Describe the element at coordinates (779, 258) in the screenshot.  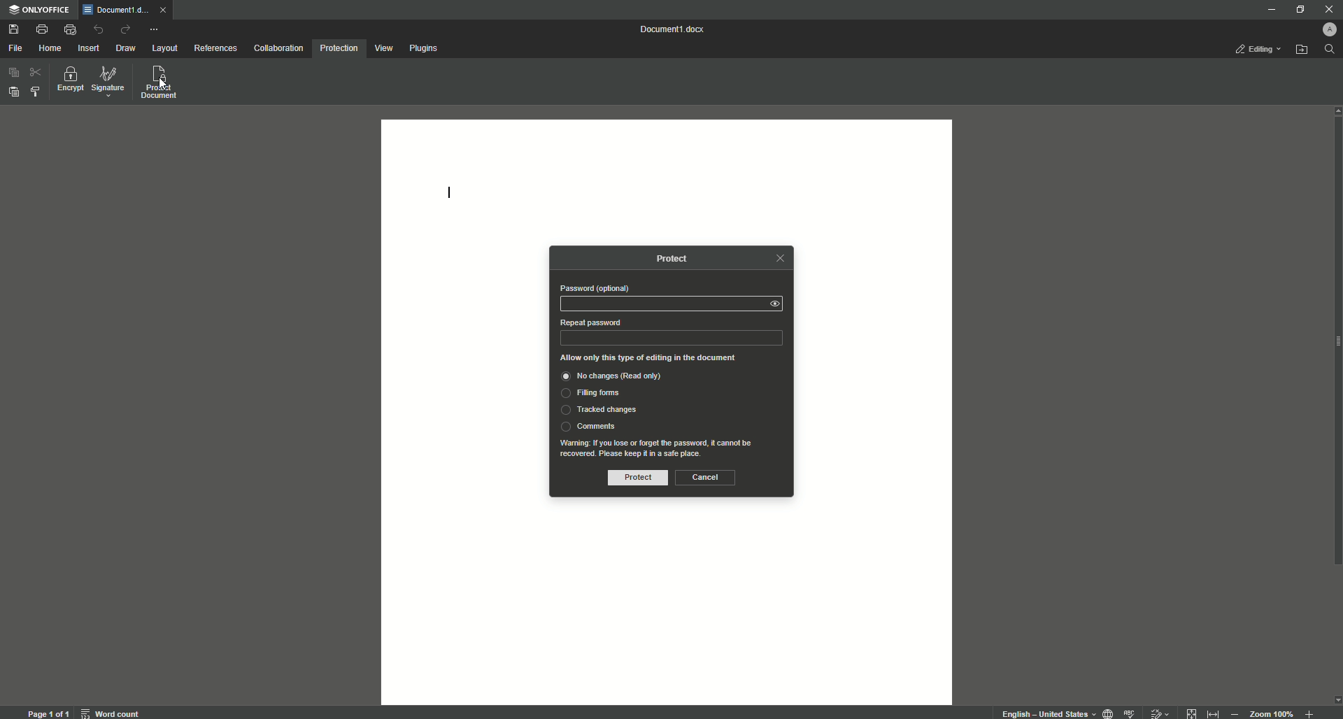
I see `close` at that location.